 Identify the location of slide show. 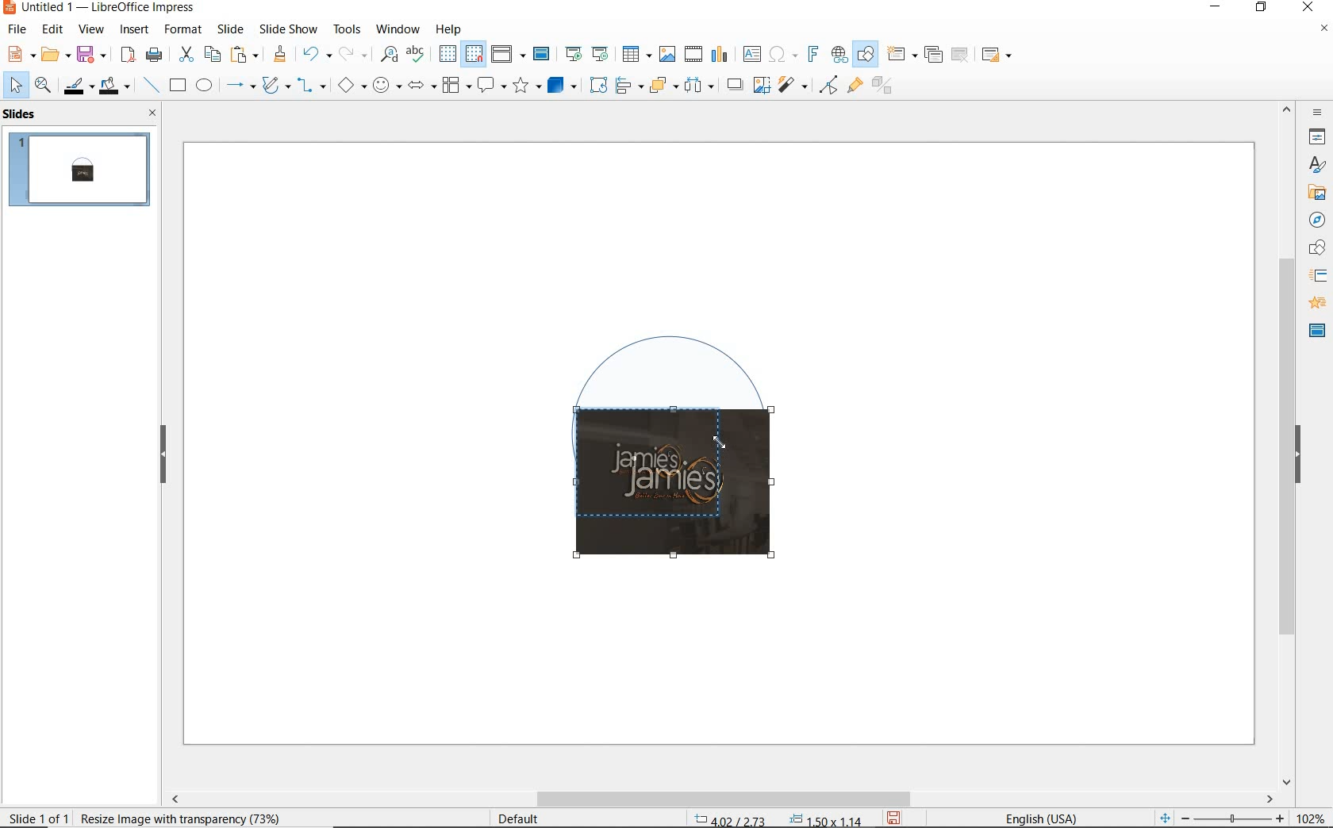
(287, 29).